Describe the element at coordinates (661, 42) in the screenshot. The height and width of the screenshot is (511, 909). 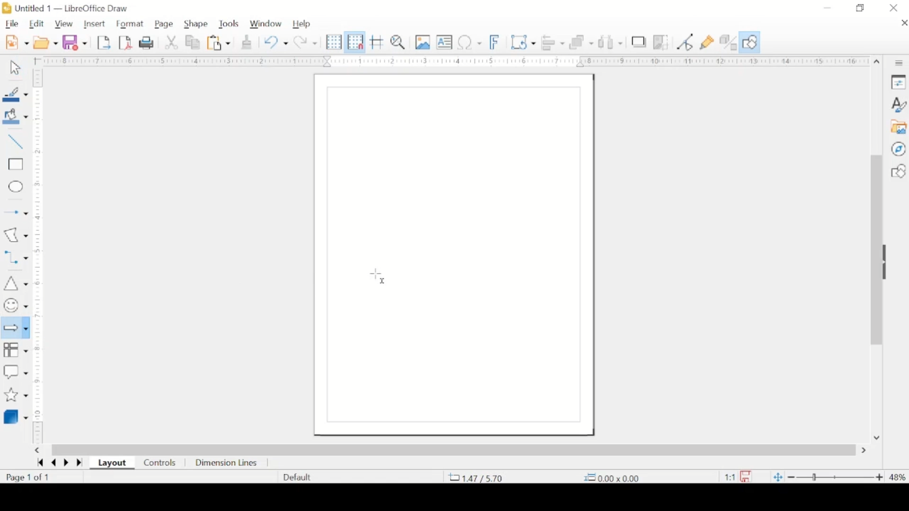
I see `crop image` at that location.